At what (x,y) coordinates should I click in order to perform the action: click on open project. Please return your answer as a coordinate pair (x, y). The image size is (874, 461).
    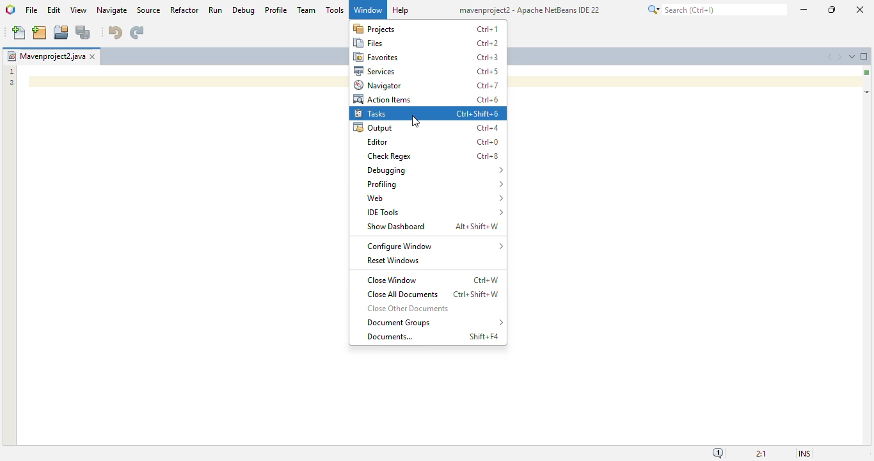
    Looking at the image, I should click on (61, 33).